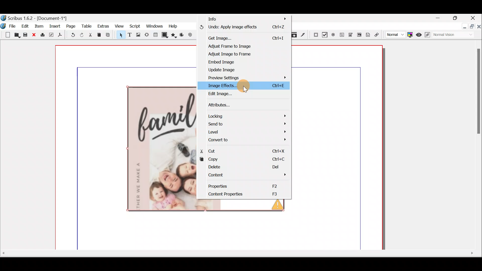  I want to click on Locking, so click(249, 115).